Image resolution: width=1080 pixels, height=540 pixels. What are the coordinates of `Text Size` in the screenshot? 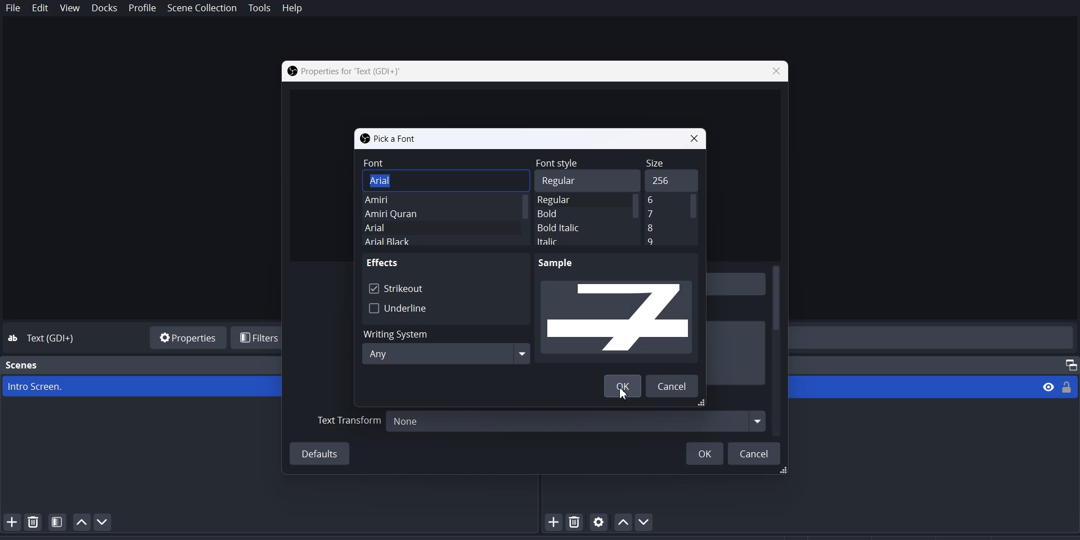 It's located at (665, 201).